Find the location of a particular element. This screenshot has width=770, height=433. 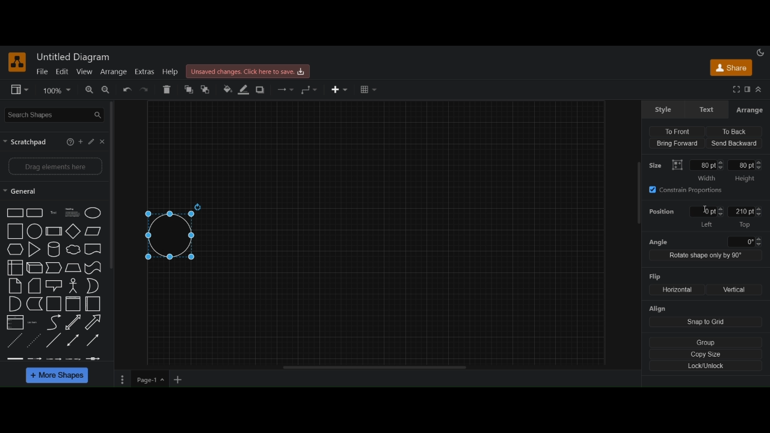

table is located at coordinates (368, 90).